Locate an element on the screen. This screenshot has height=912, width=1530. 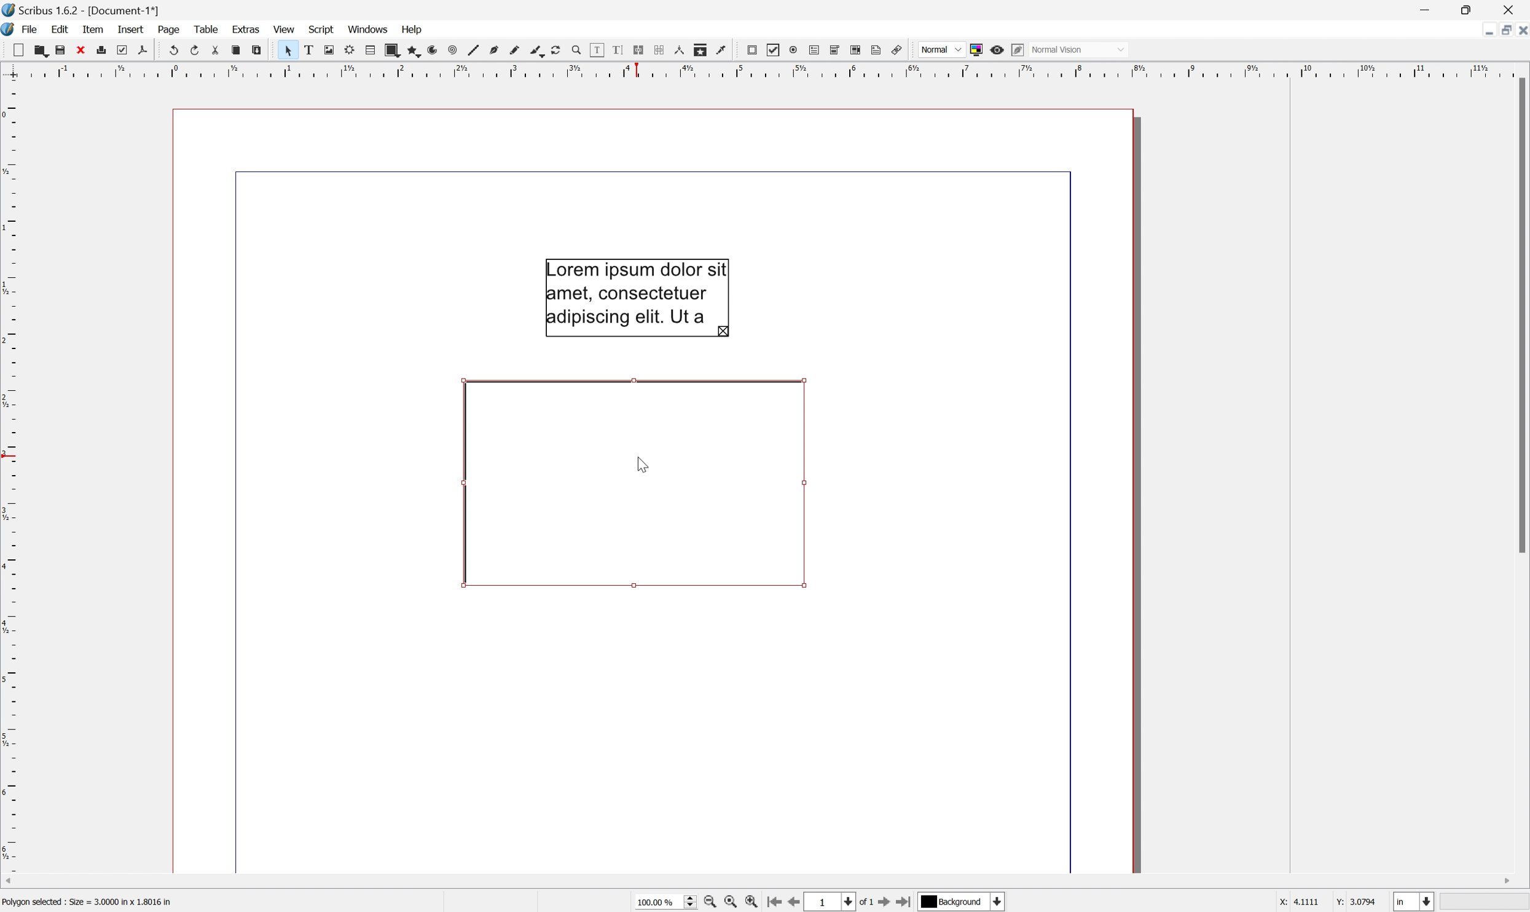
Cursor is located at coordinates (646, 466).